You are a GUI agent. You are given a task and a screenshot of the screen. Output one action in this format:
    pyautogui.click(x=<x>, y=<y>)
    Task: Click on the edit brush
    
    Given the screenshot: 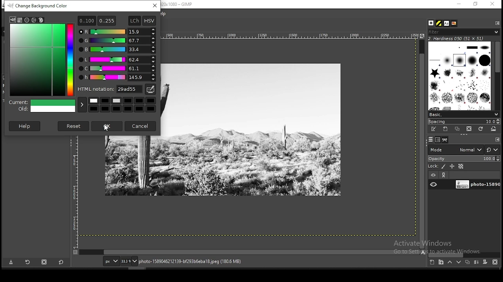 What is the action you would take?
    pyautogui.click(x=434, y=129)
    